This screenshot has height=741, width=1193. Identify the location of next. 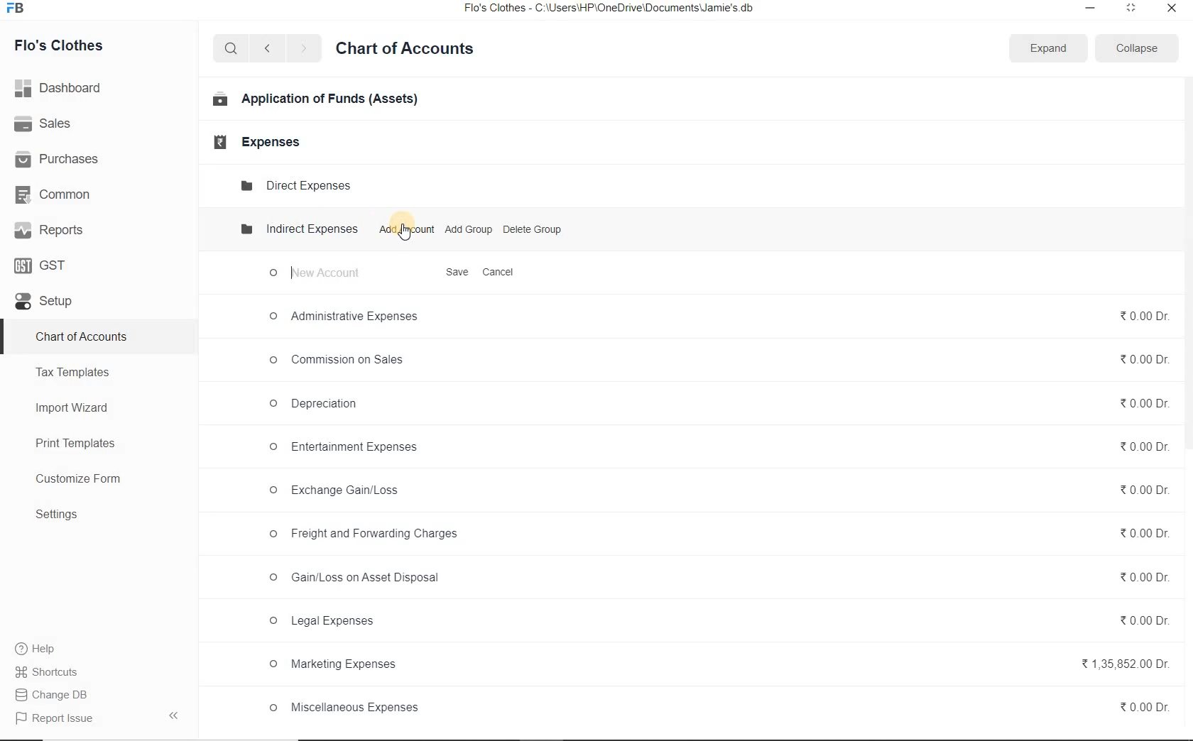
(303, 50).